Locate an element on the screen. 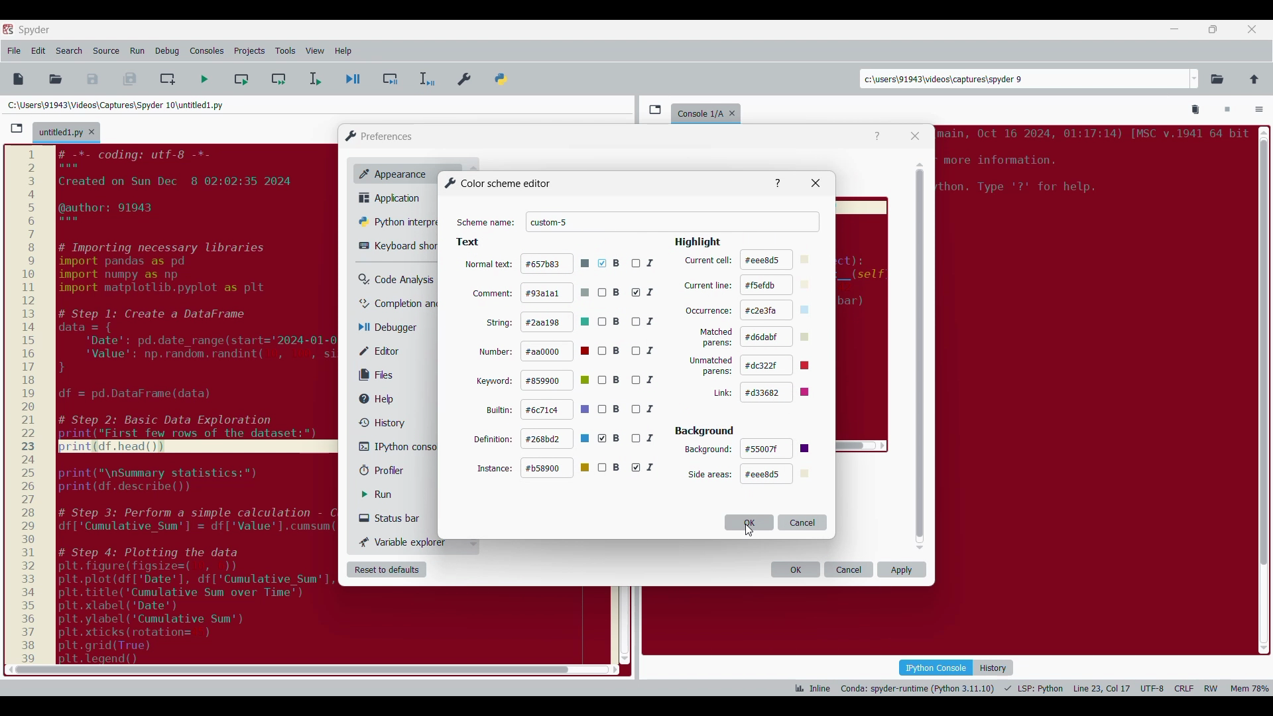 The height and width of the screenshot is (716, 1273). #859900 is located at coordinates (557, 380).